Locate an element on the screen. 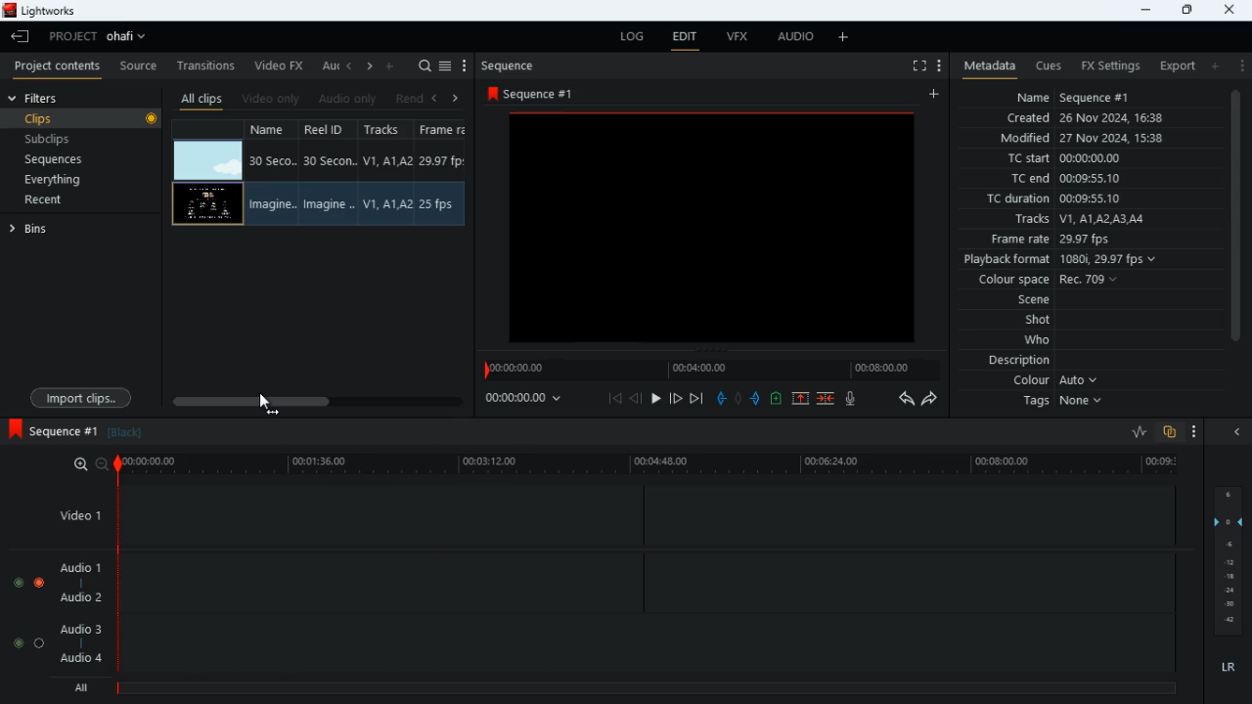 Image resolution: width=1252 pixels, height=704 pixels. video fx is located at coordinates (281, 65).